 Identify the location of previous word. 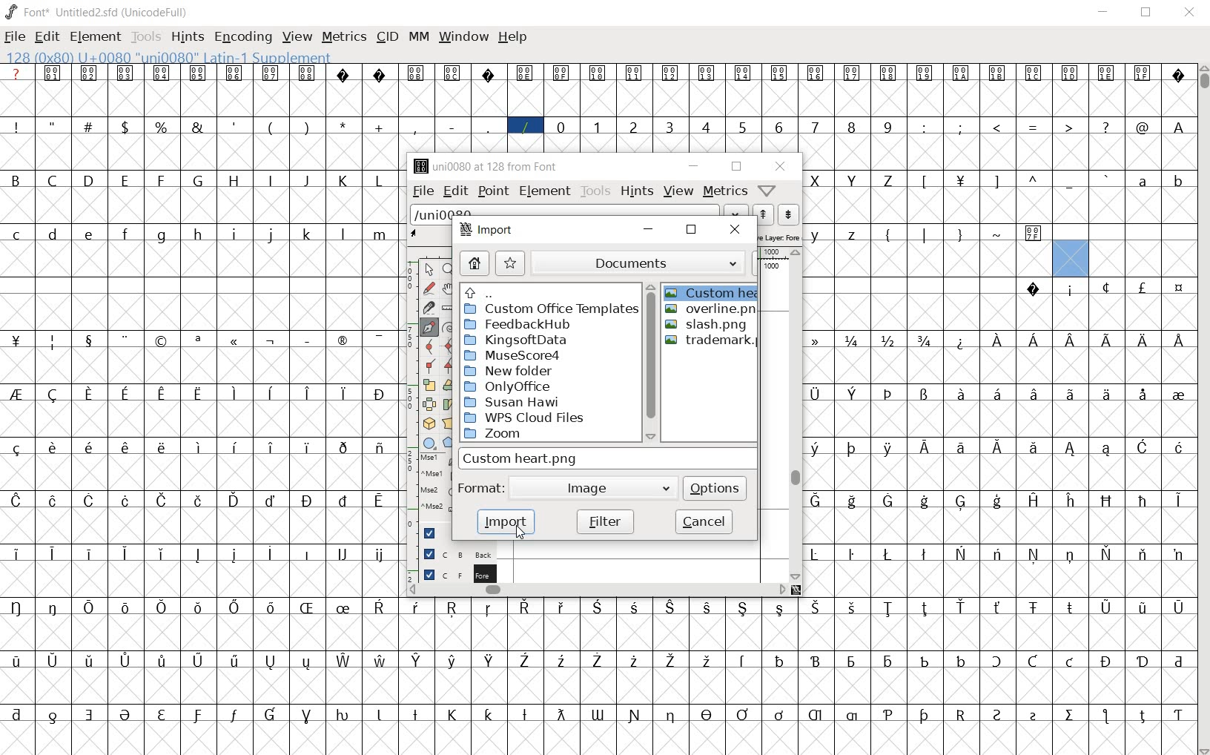
(764, 214).